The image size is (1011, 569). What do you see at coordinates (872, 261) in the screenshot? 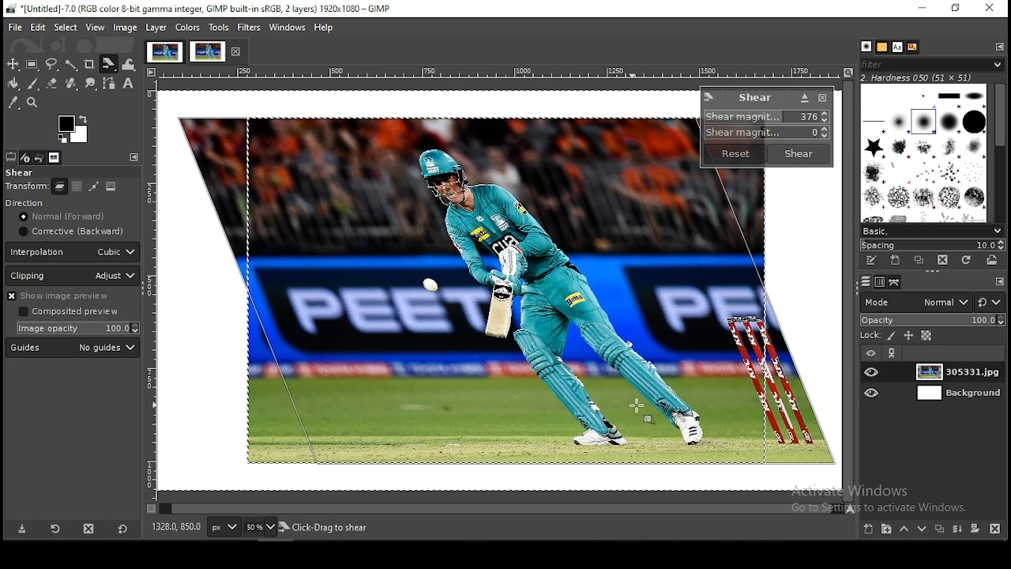
I see `edit this brush` at bounding box center [872, 261].